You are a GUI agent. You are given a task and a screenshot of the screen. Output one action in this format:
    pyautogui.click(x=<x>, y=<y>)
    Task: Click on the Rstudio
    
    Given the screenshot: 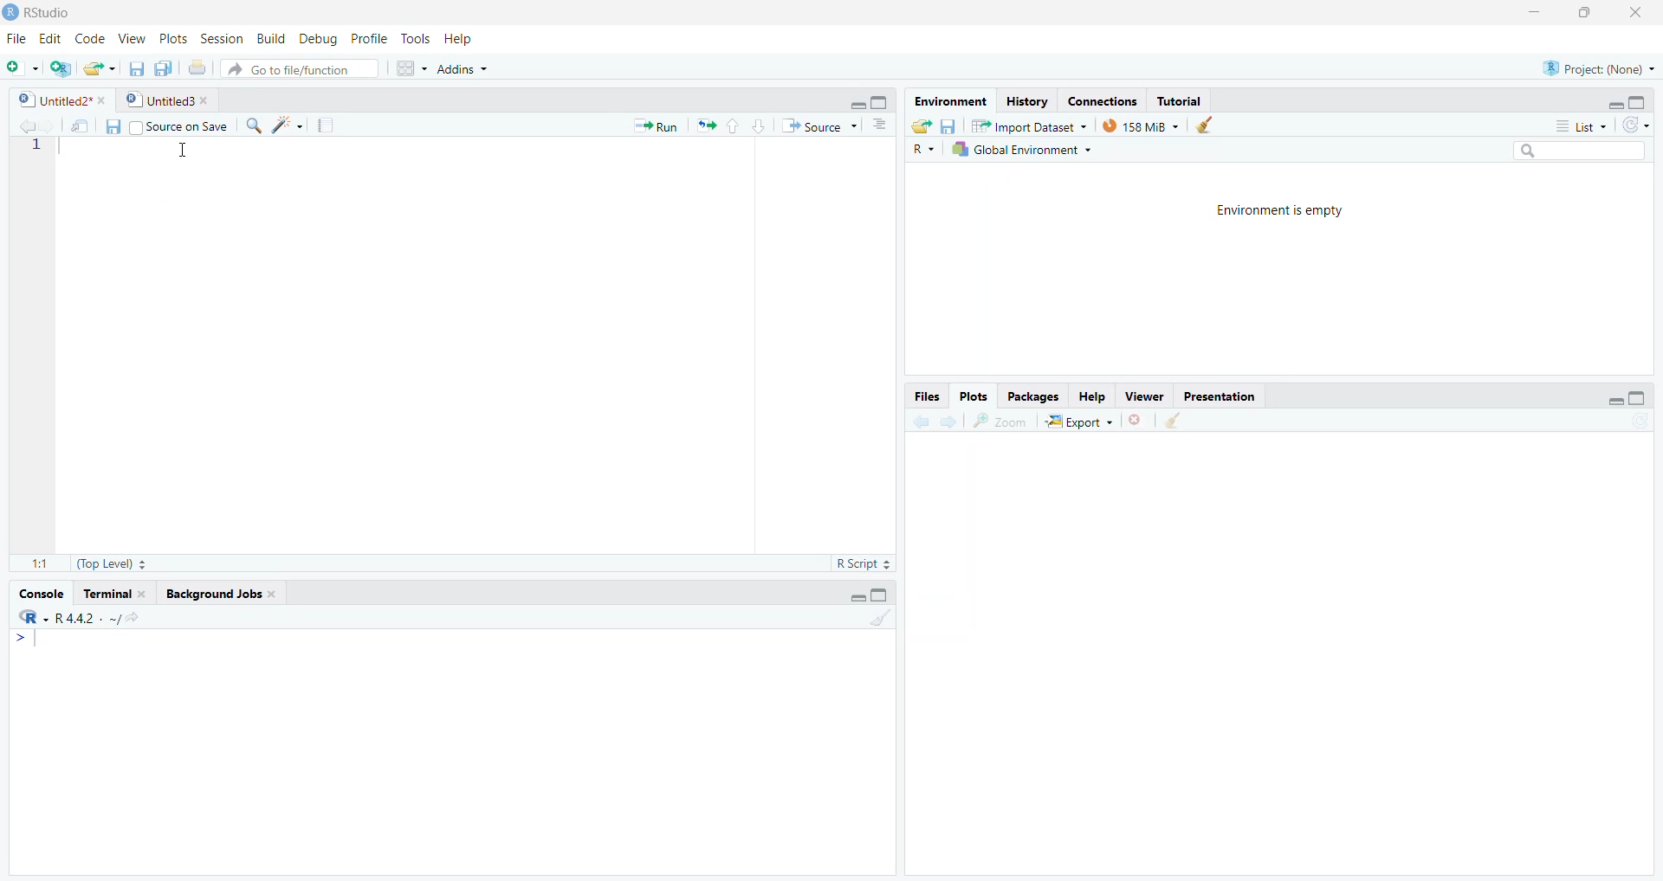 What is the action you would take?
    pyautogui.click(x=51, y=10)
    